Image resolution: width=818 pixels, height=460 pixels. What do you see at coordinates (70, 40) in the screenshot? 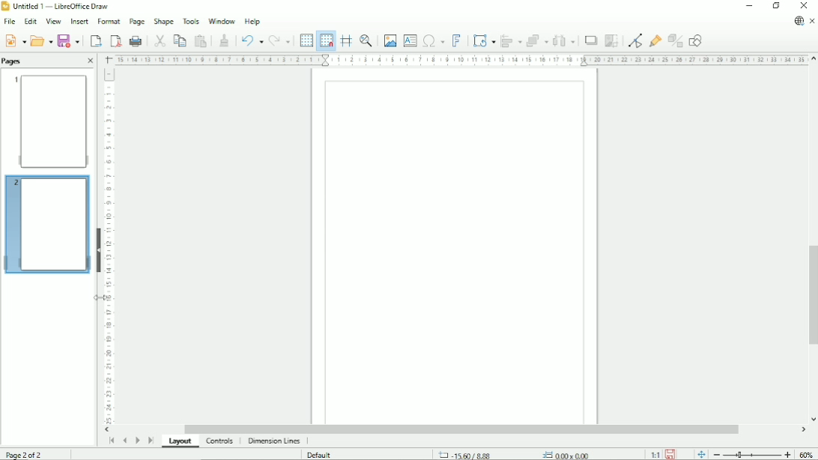
I see `Save` at bounding box center [70, 40].